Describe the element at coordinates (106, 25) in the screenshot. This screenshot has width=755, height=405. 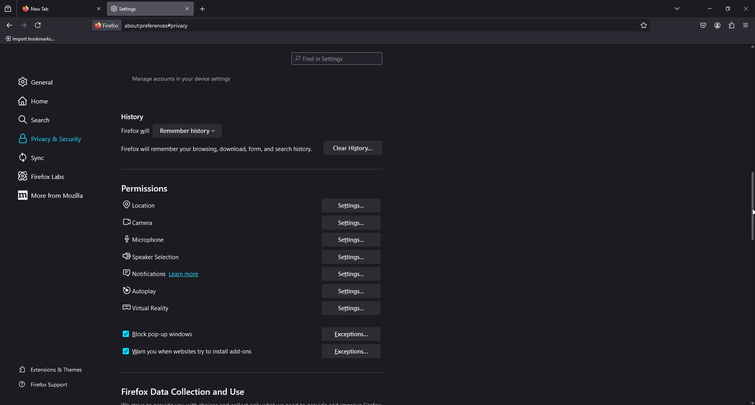
I see `firefox logo` at that location.